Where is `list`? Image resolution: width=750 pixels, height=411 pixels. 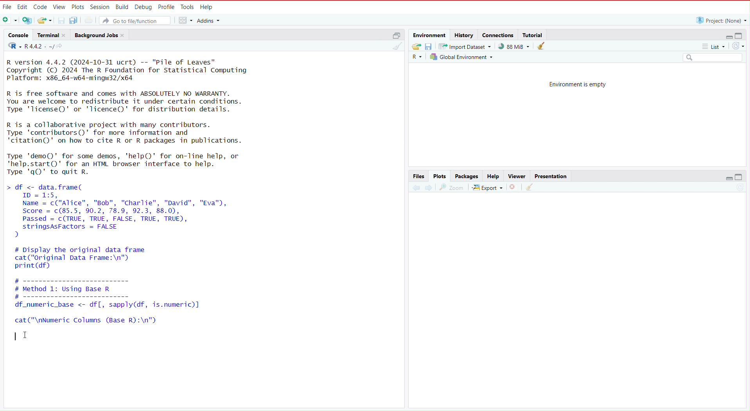
list is located at coordinates (716, 46).